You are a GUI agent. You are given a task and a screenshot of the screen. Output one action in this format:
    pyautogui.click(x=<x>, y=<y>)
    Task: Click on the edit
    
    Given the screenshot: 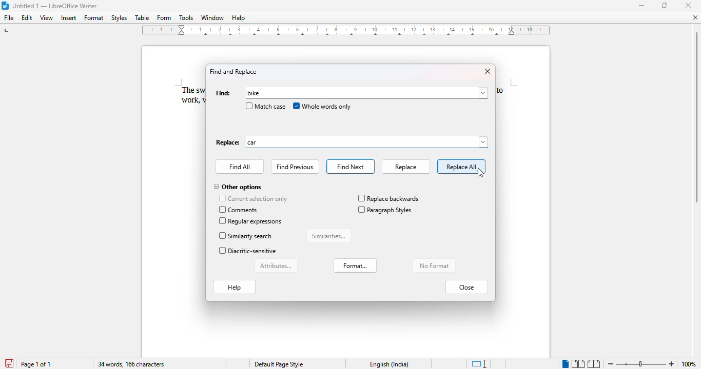 What is the action you would take?
    pyautogui.click(x=27, y=17)
    